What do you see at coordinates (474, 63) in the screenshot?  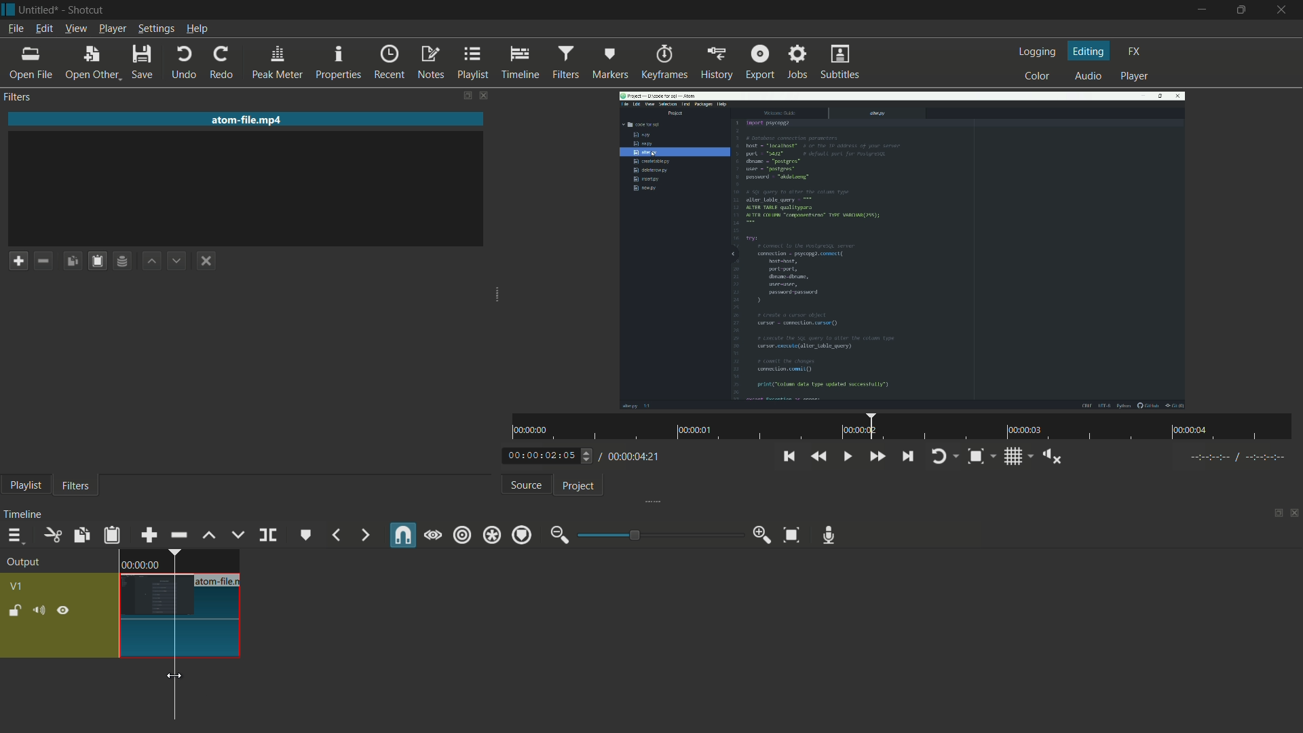 I see `playlist` at bounding box center [474, 63].